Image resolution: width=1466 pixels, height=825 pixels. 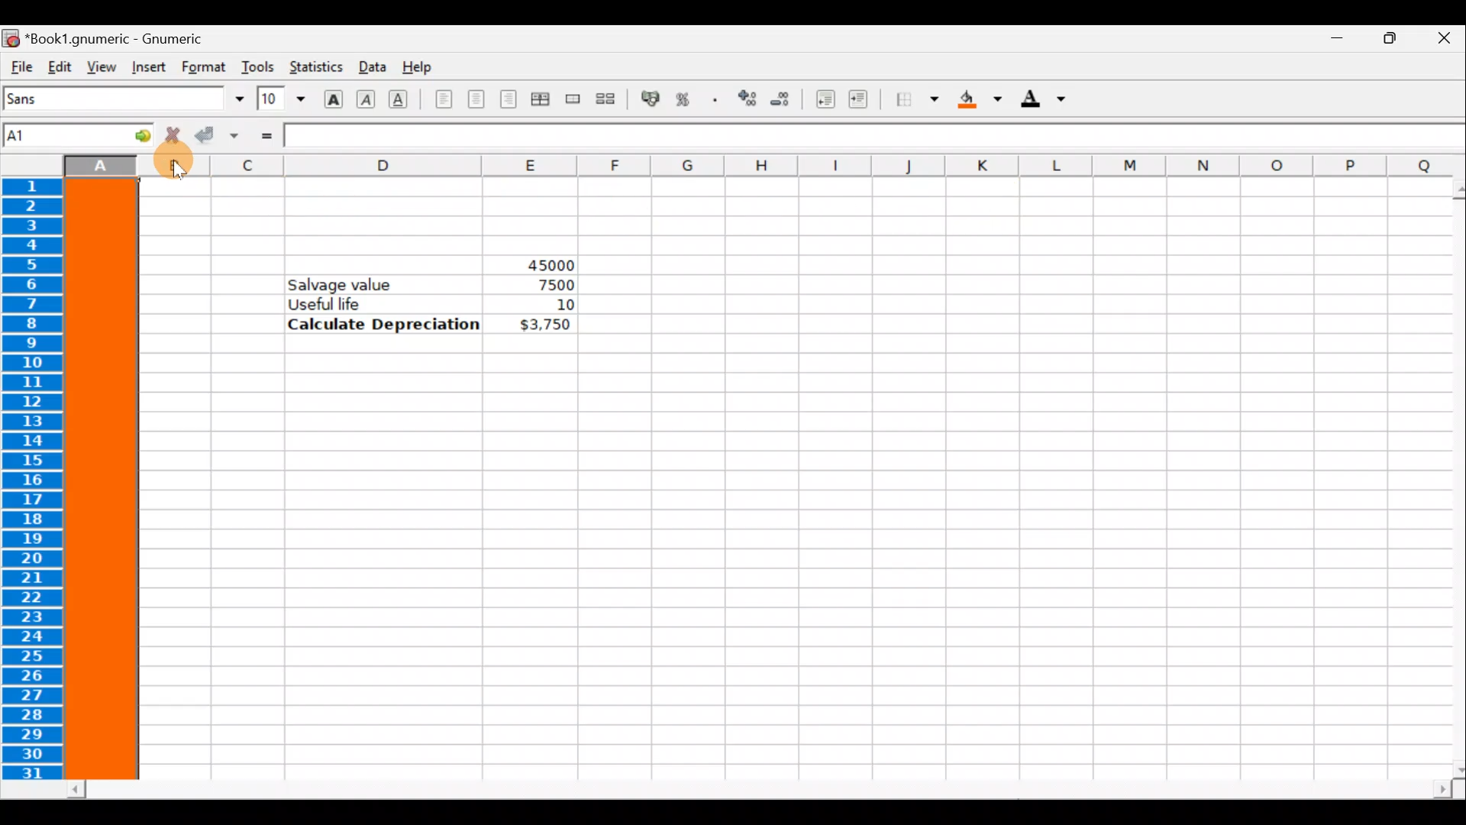 I want to click on Enter formula, so click(x=266, y=135).